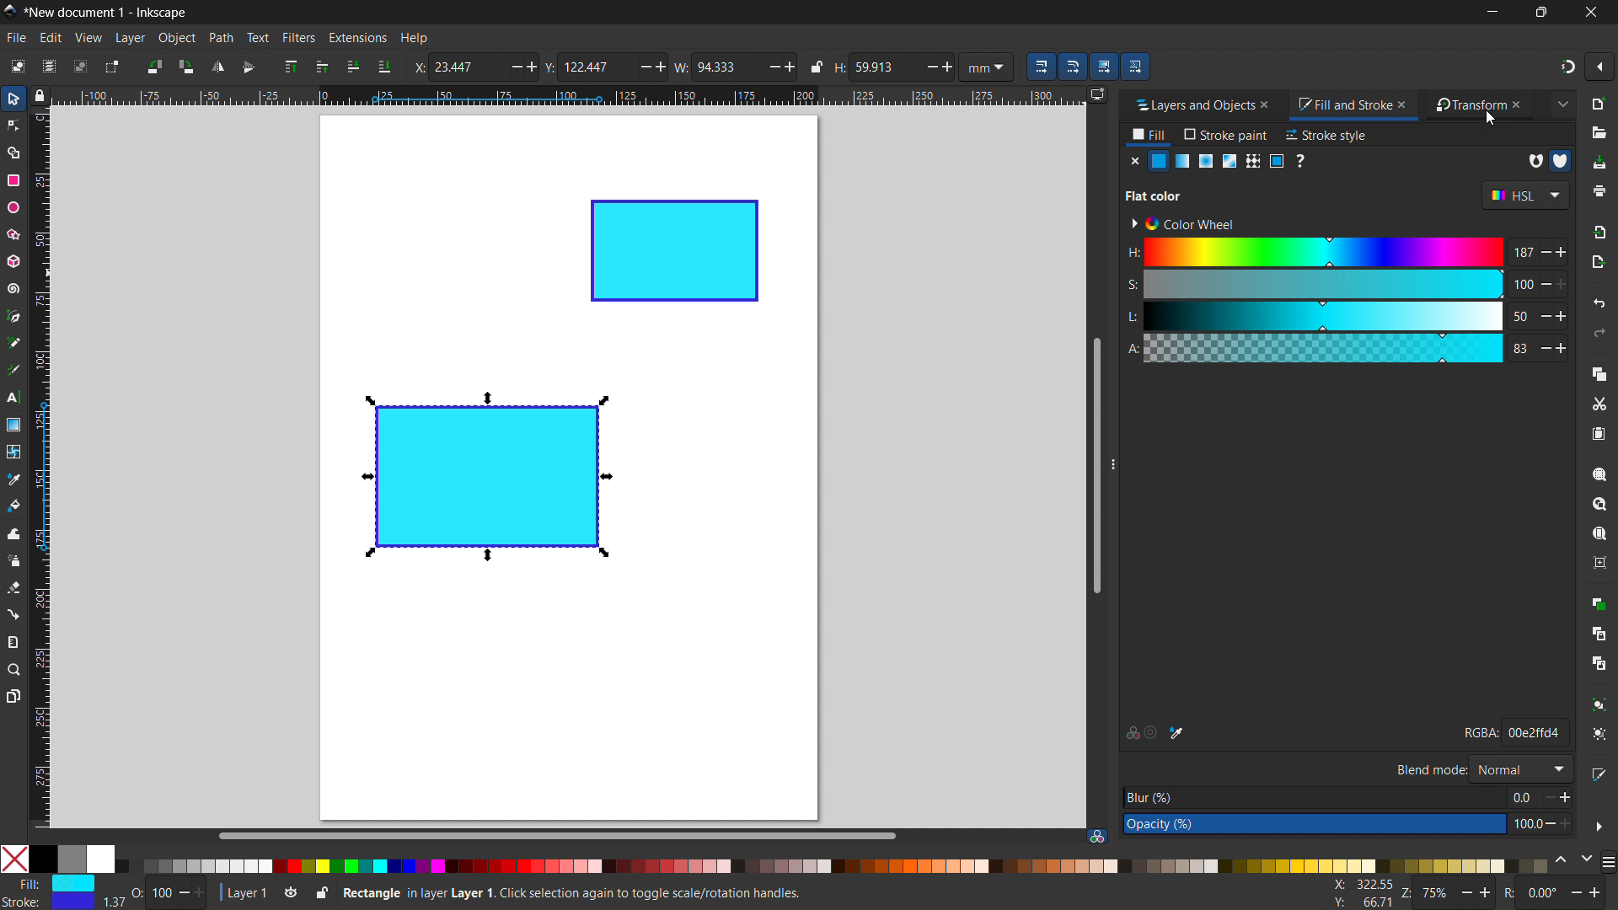 The image size is (1618, 910). Describe the element at coordinates (566, 98) in the screenshot. I see `horizontal ruler` at that location.